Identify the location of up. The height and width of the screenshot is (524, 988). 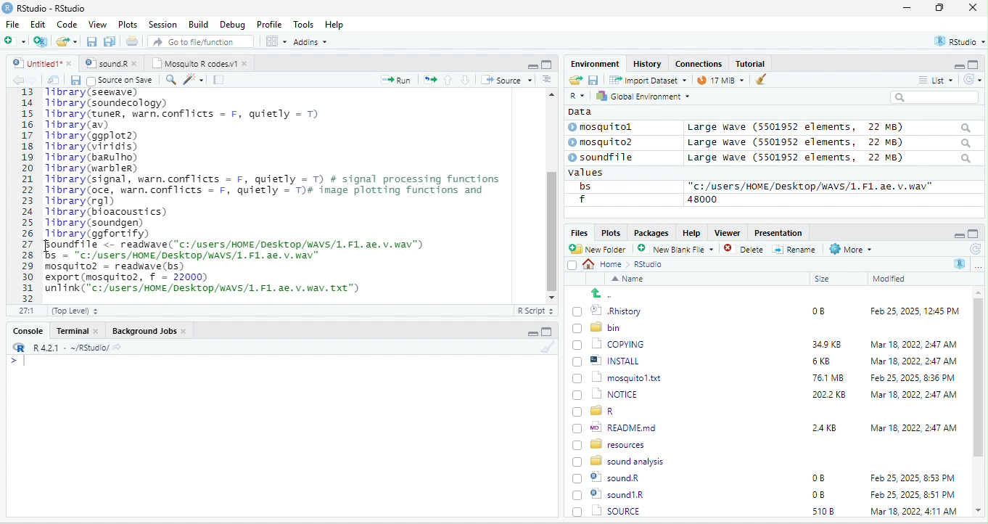
(449, 79).